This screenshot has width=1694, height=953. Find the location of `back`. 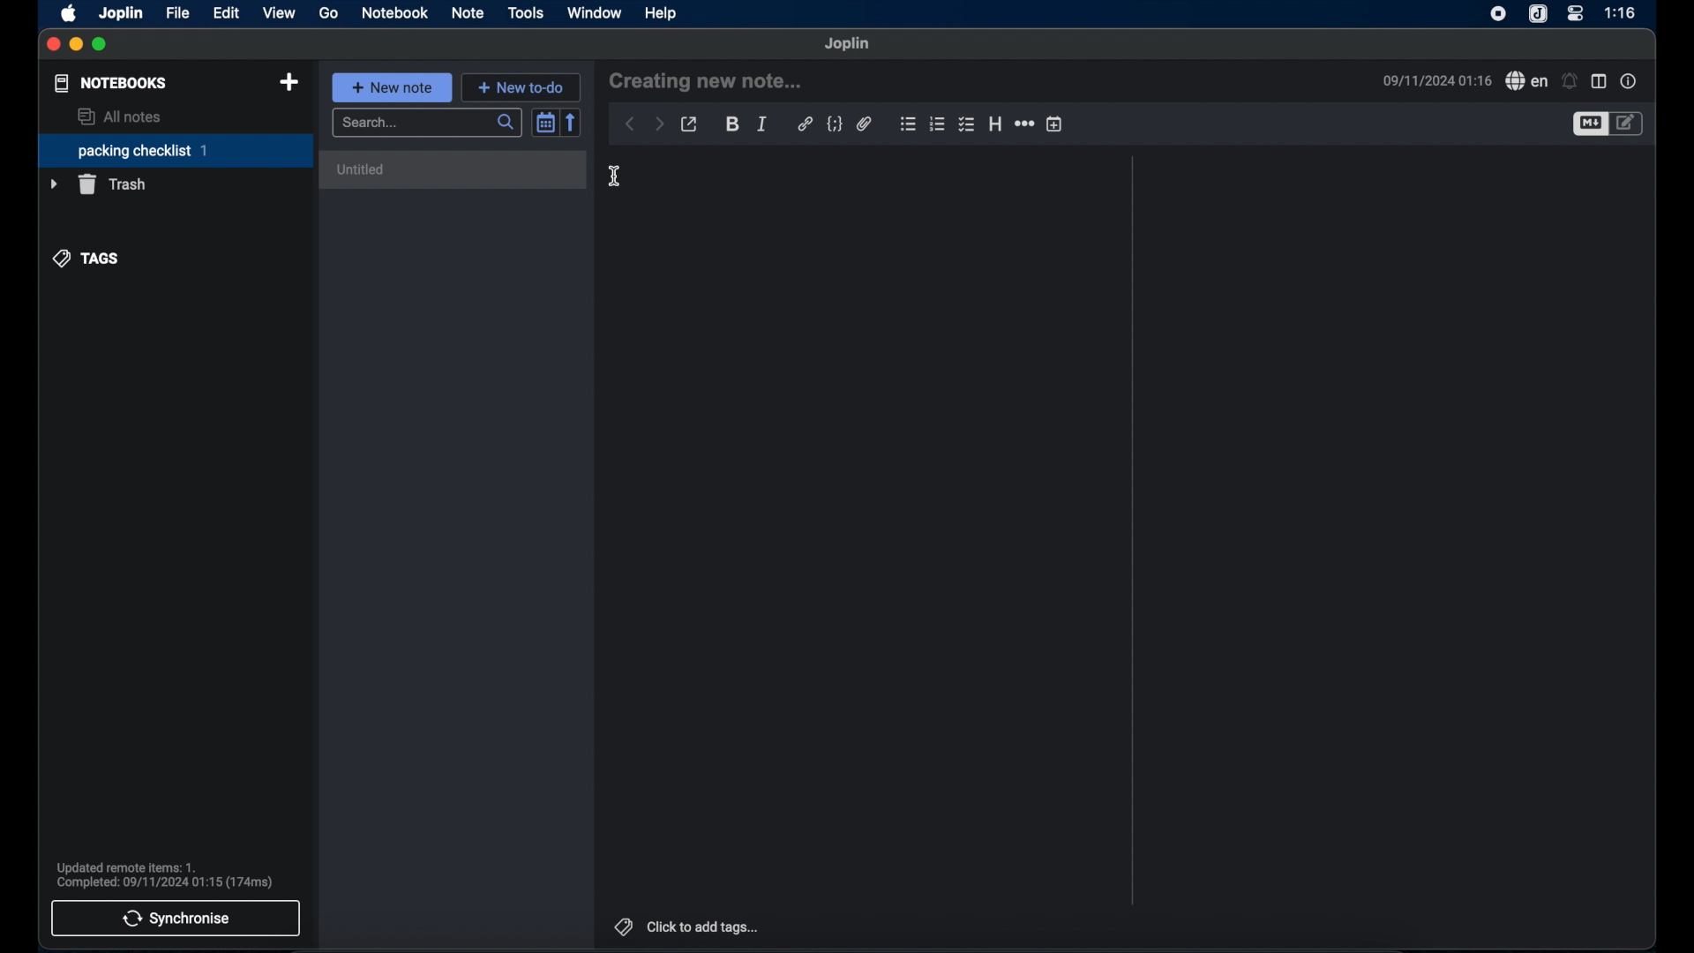

back is located at coordinates (630, 124).